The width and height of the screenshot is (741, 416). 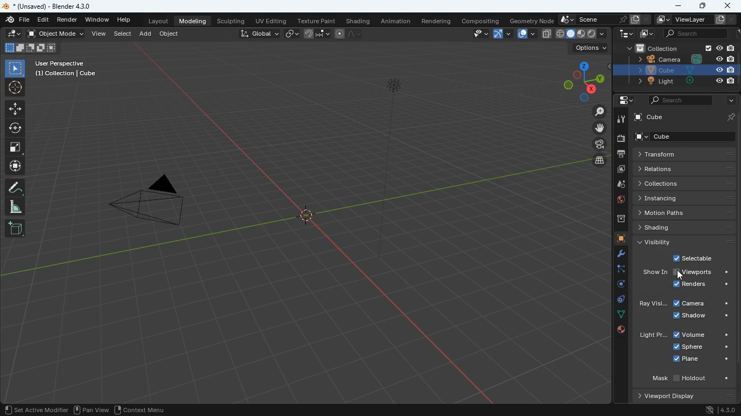 I want to click on add, so click(x=15, y=228).